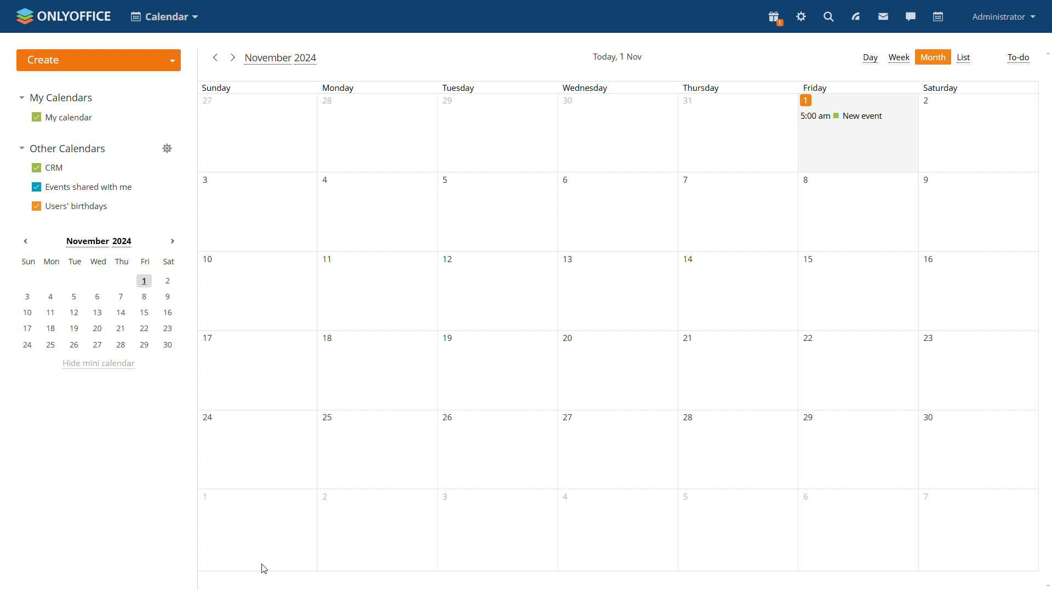  I want to click on week view, so click(899, 58).